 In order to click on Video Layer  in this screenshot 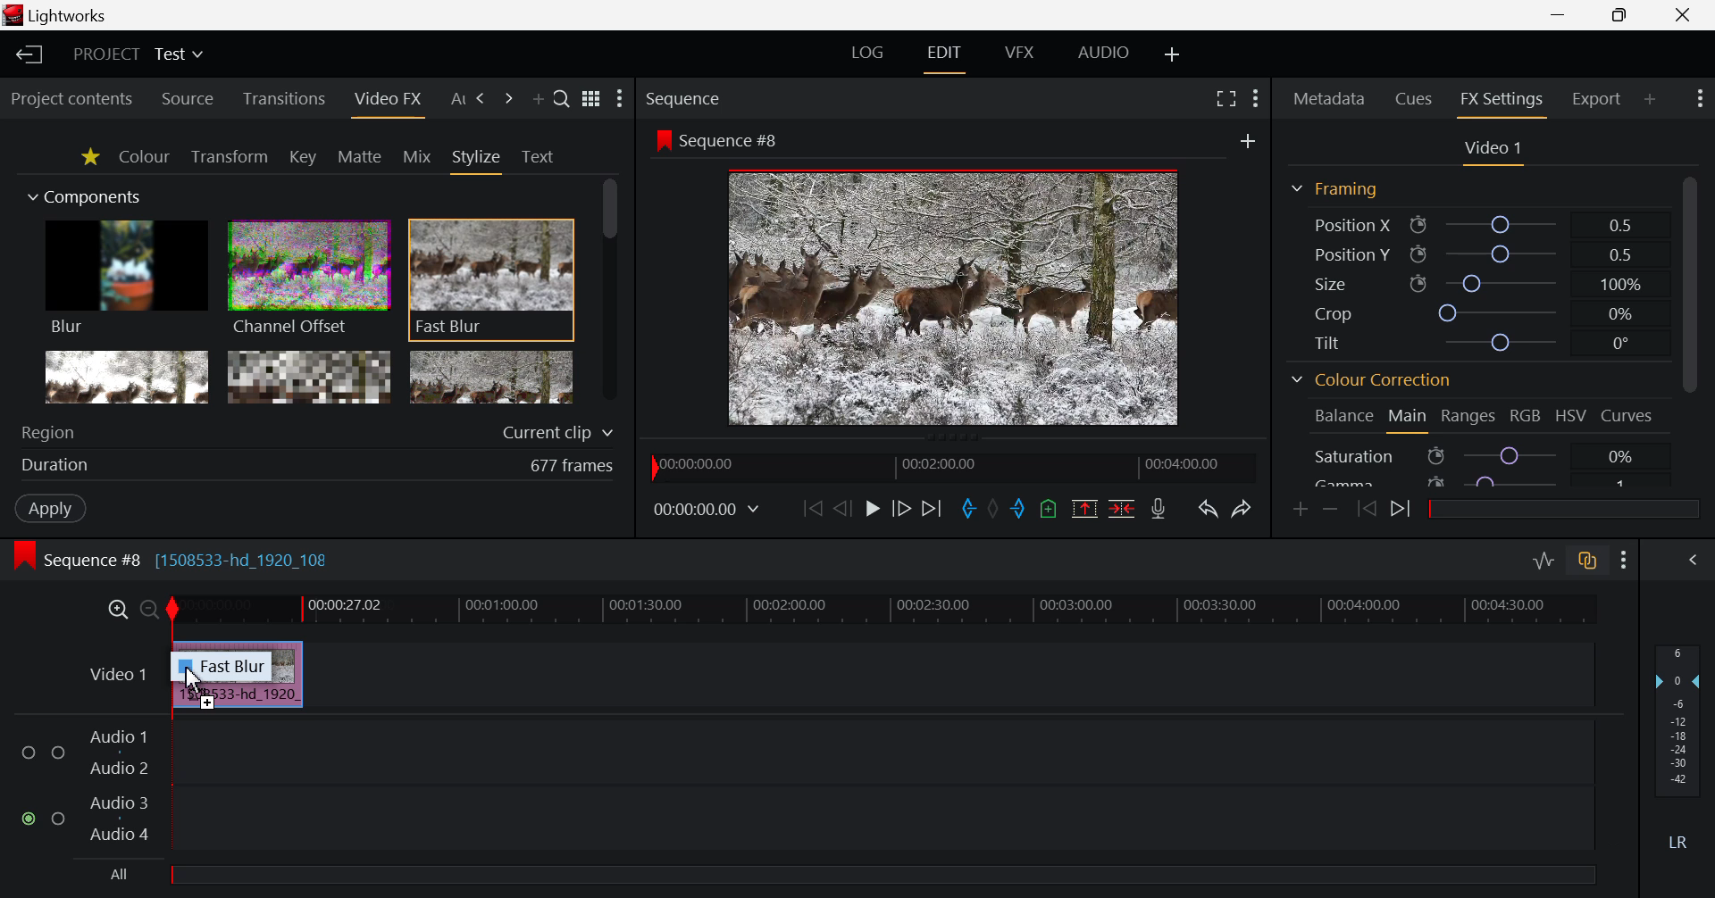, I will do `click(103, 672)`.